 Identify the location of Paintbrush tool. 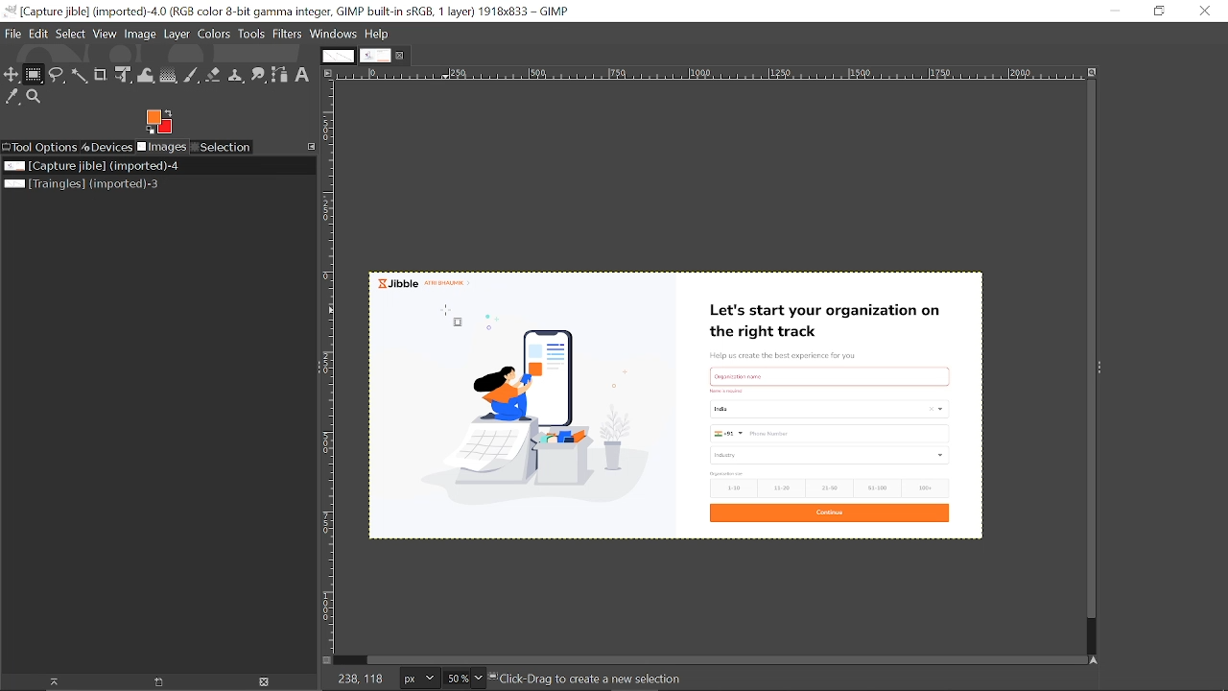
(193, 74).